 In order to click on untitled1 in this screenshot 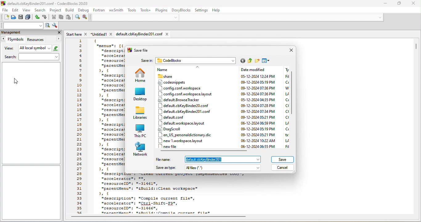, I will do `click(102, 34)`.